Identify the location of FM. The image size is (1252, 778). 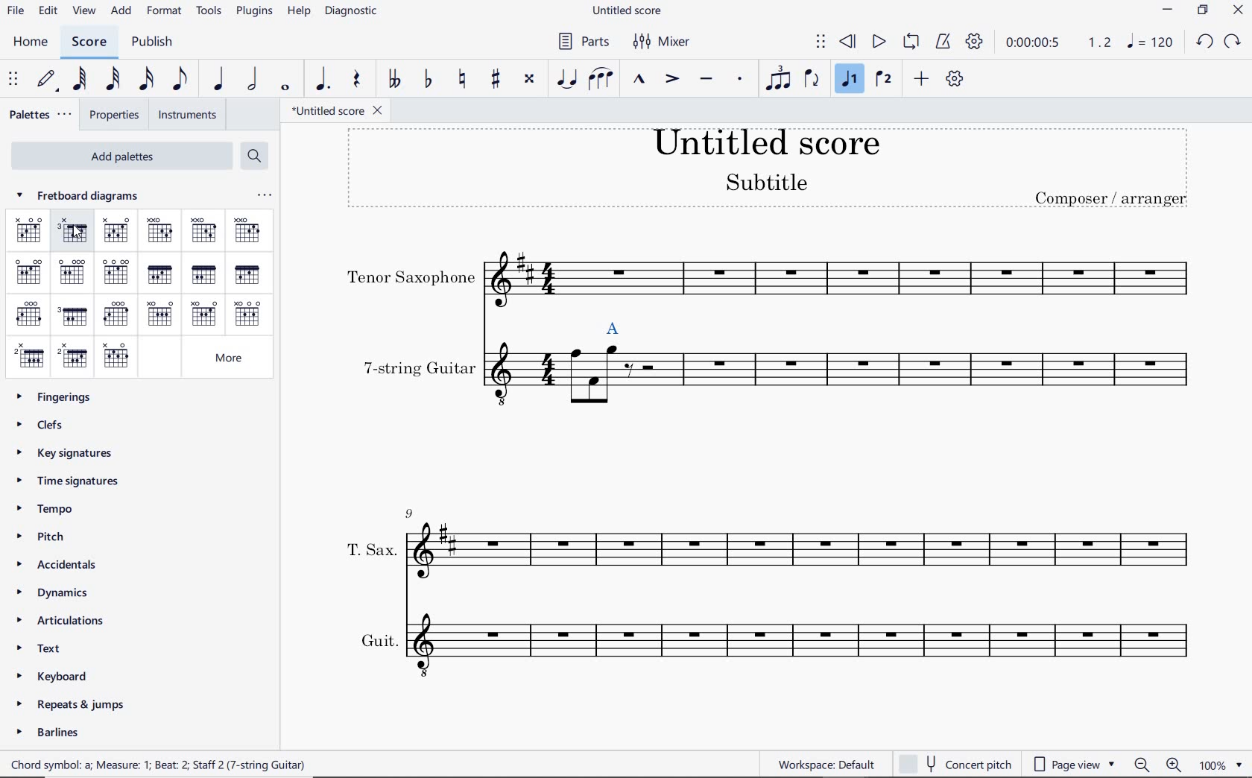
(201, 274).